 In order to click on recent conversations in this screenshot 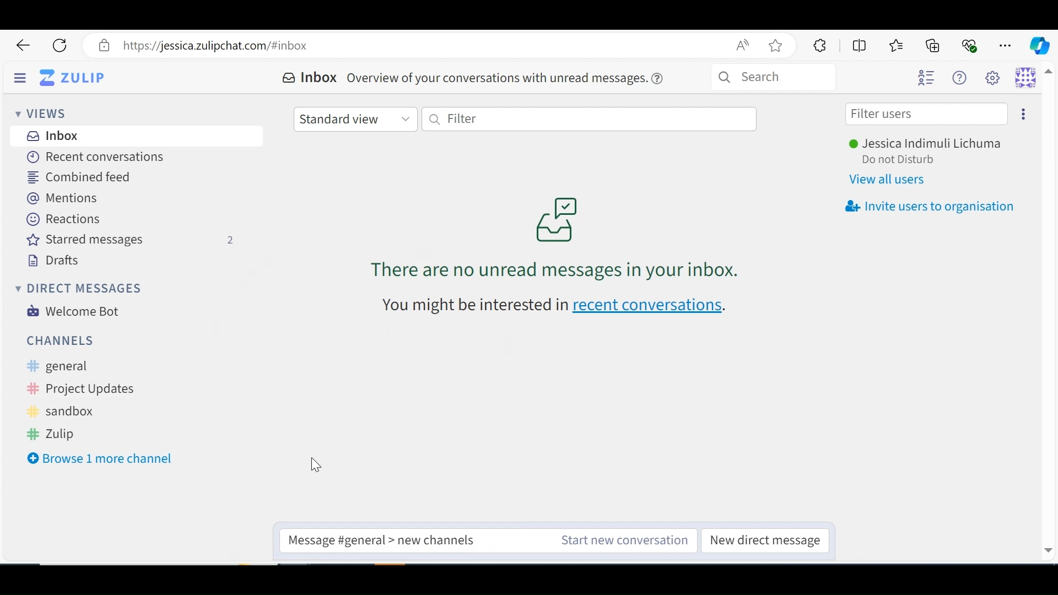, I will do `click(557, 306)`.